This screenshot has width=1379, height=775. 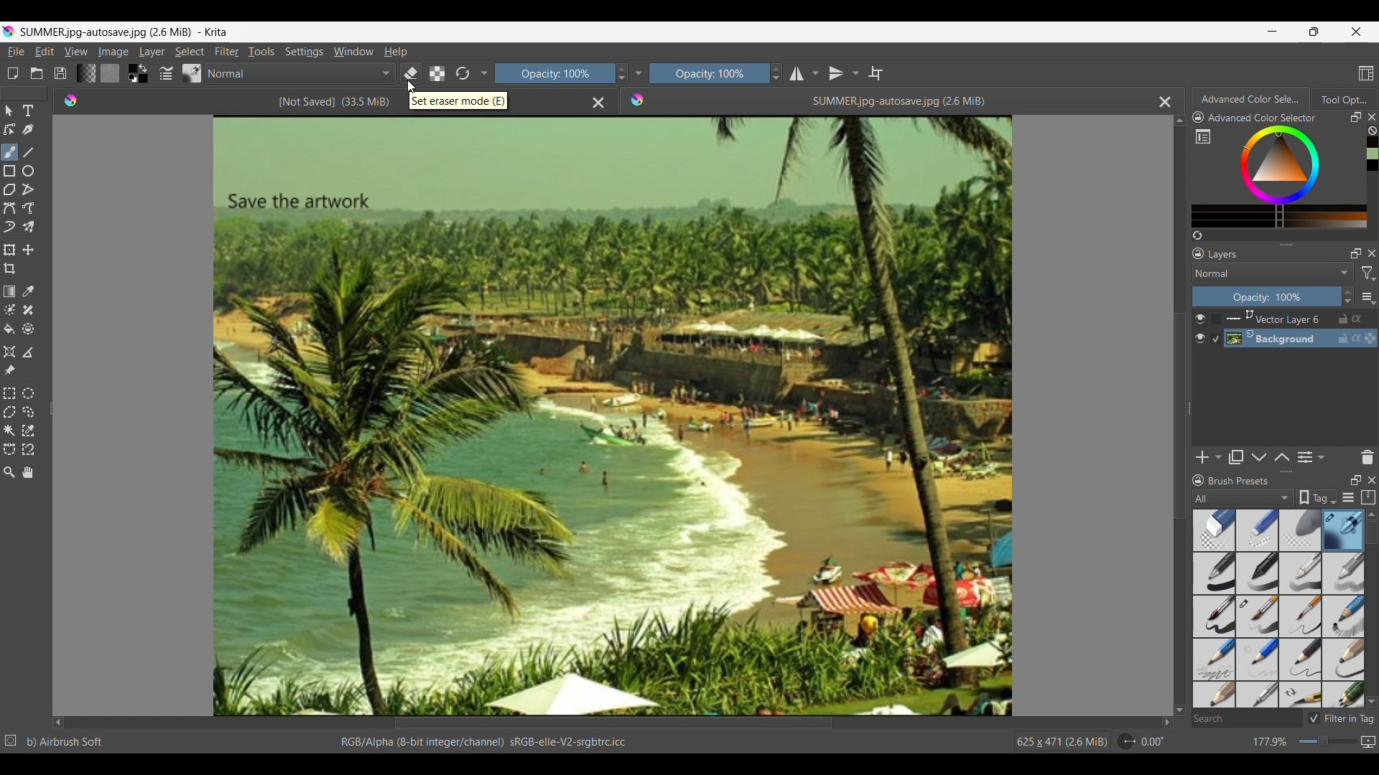 What do you see at coordinates (9, 172) in the screenshot?
I see `Rectangle tool` at bounding box center [9, 172].